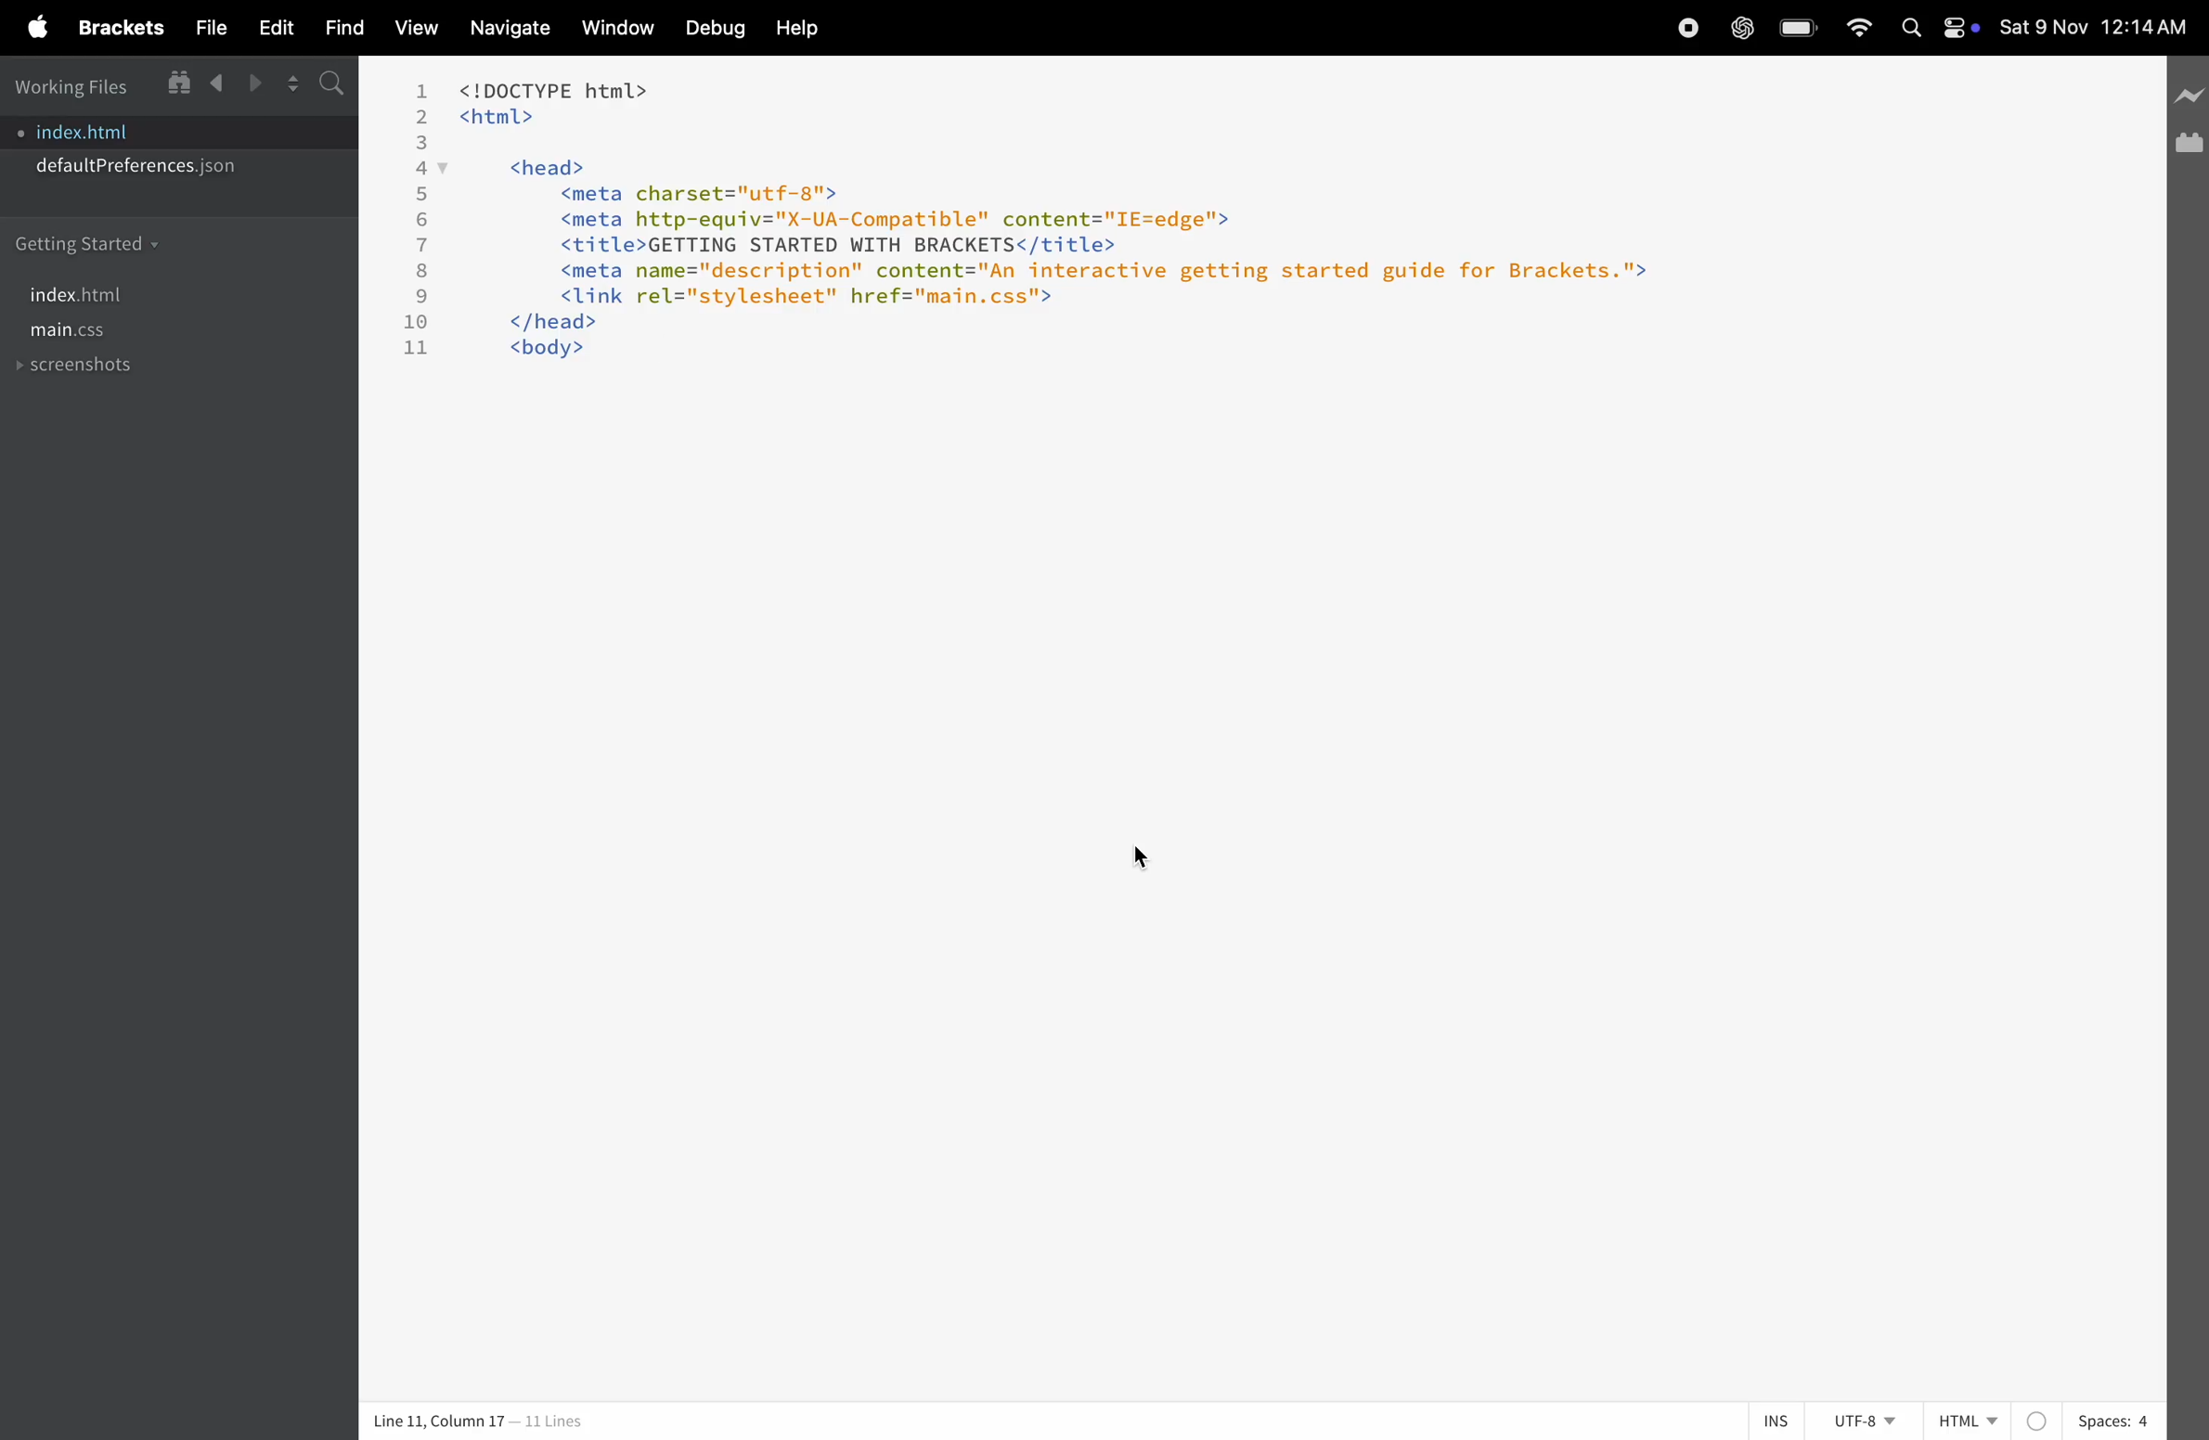 The width and height of the screenshot is (2209, 1440). What do you see at coordinates (2188, 148) in the screenshot?
I see `extension` at bounding box center [2188, 148].